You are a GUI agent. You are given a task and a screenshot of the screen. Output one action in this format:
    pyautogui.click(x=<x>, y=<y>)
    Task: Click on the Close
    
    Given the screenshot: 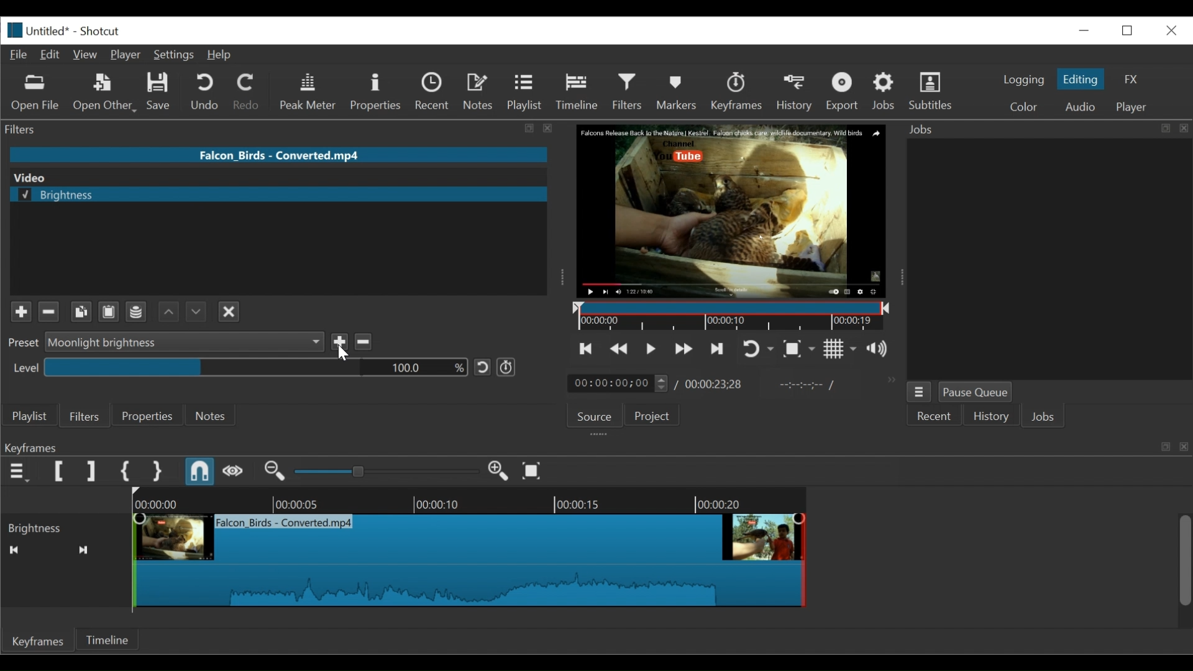 What is the action you would take?
    pyautogui.click(x=227, y=311)
    